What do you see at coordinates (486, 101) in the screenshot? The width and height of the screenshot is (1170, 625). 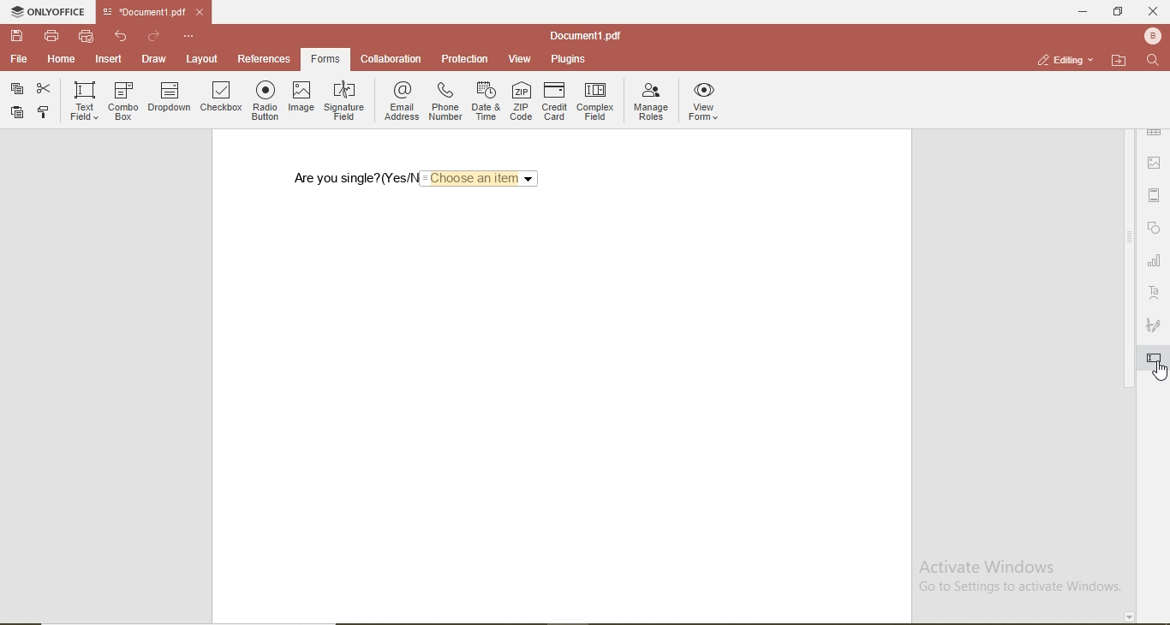 I see `date & time` at bounding box center [486, 101].